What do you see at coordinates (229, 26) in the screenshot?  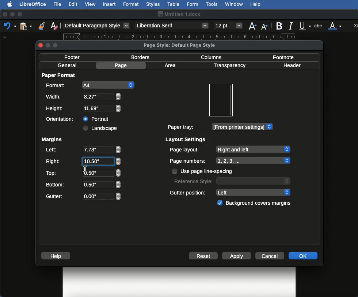 I see `Size` at bounding box center [229, 26].